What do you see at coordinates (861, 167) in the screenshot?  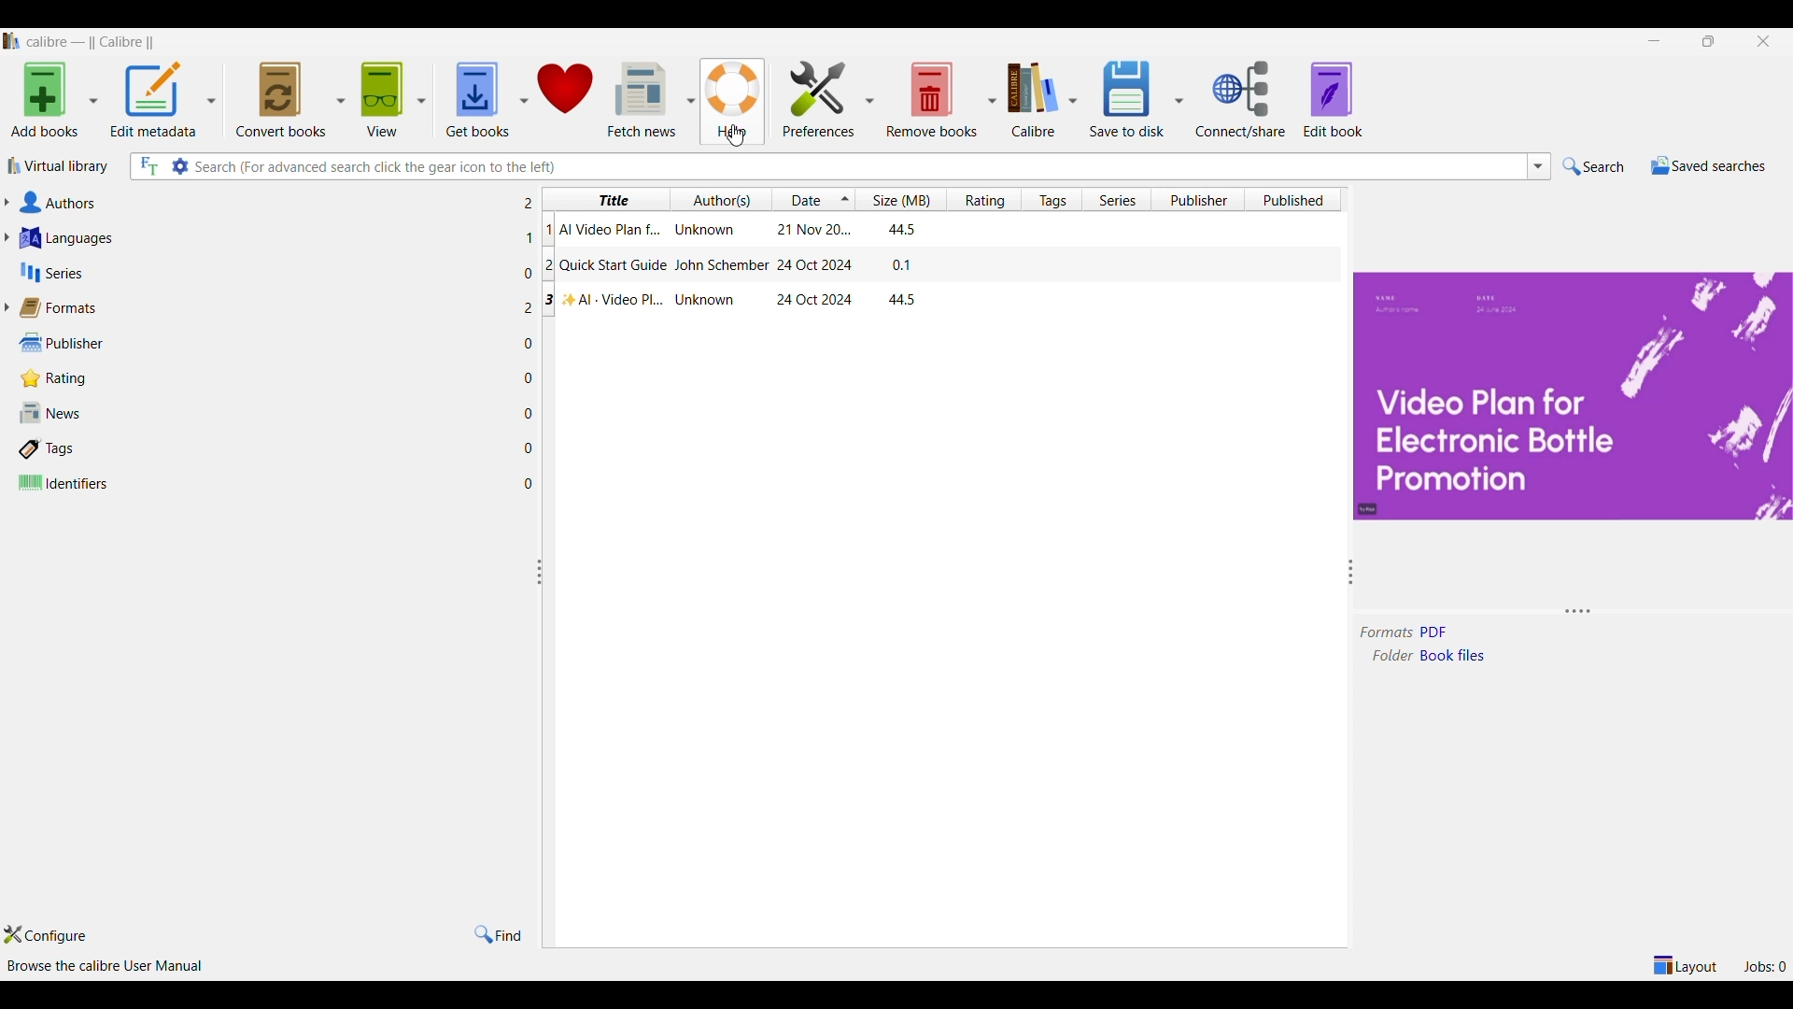 I see `Type in search` at bounding box center [861, 167].